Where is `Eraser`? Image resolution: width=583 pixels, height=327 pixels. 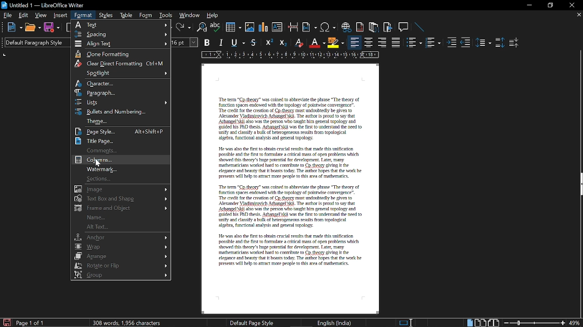 Eraser is located at coordinates (298, 43).